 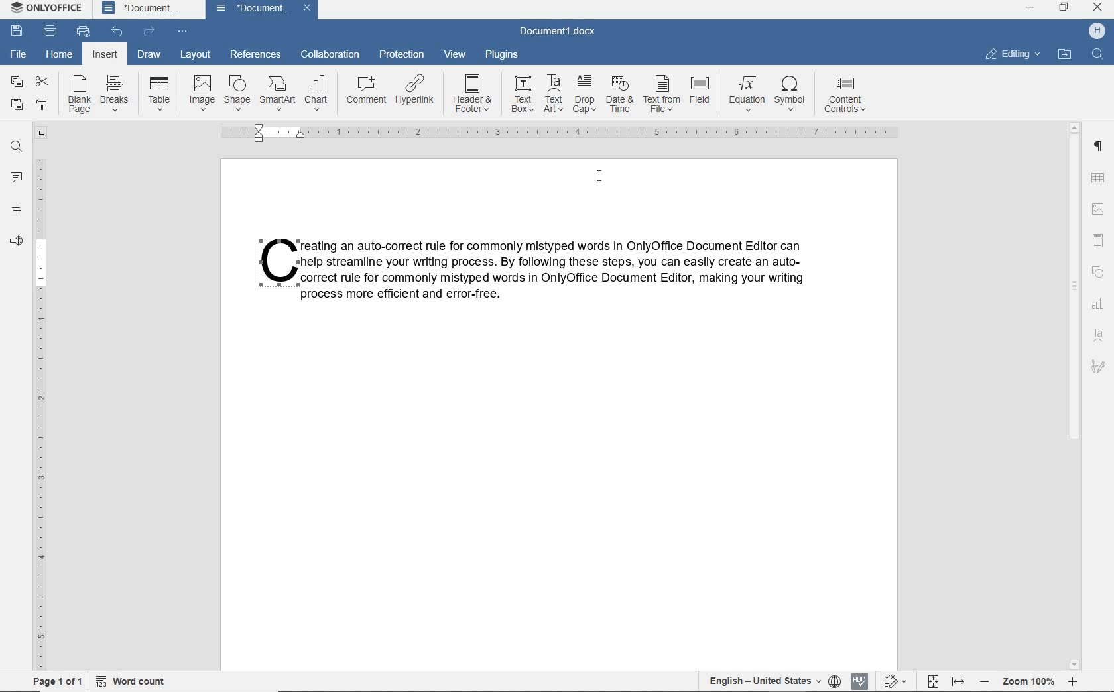 What do you see at coordinates (401, 55) in the screenshot?
I see `protection` at bounding box center [401, 55].